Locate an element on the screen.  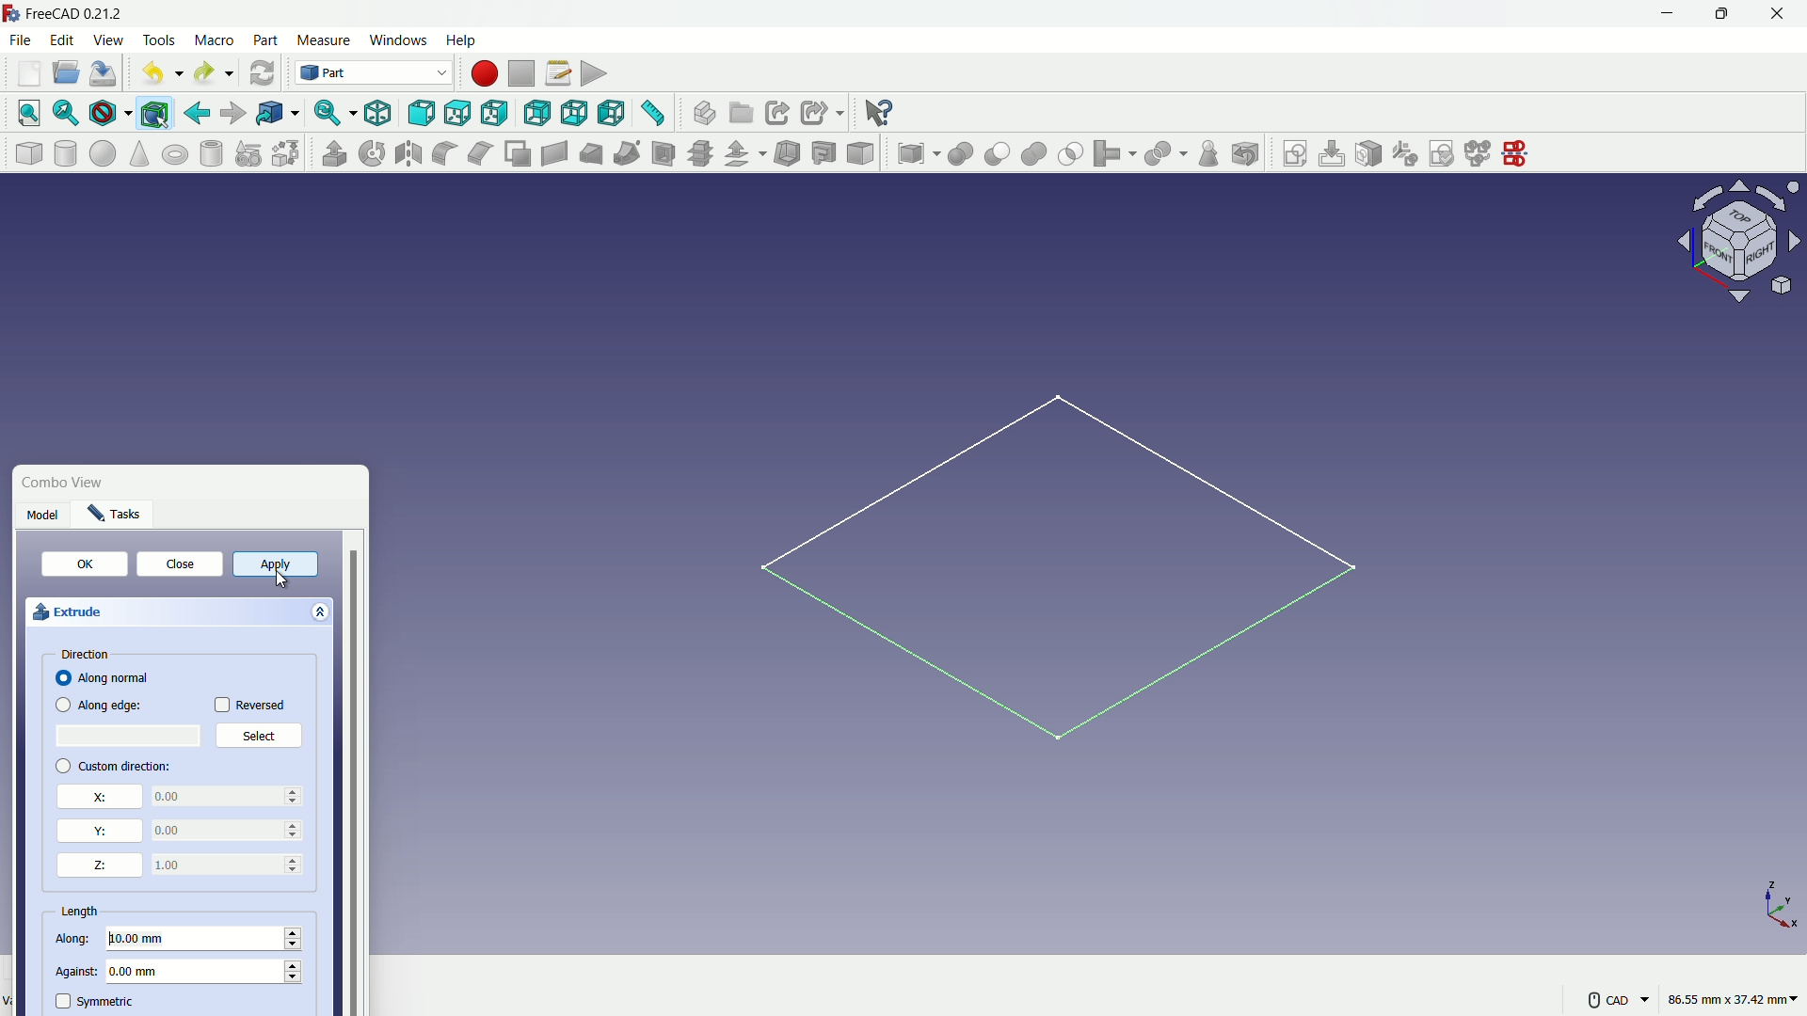
z direction is located at coordinates (97, 867).